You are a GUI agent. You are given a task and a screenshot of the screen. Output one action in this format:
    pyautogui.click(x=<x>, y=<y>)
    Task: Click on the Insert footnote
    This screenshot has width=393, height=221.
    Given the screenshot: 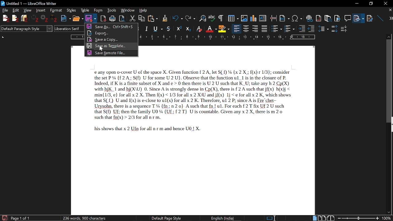 What is the action you would take?
    pyautogui.click(x=328, y=17)
    